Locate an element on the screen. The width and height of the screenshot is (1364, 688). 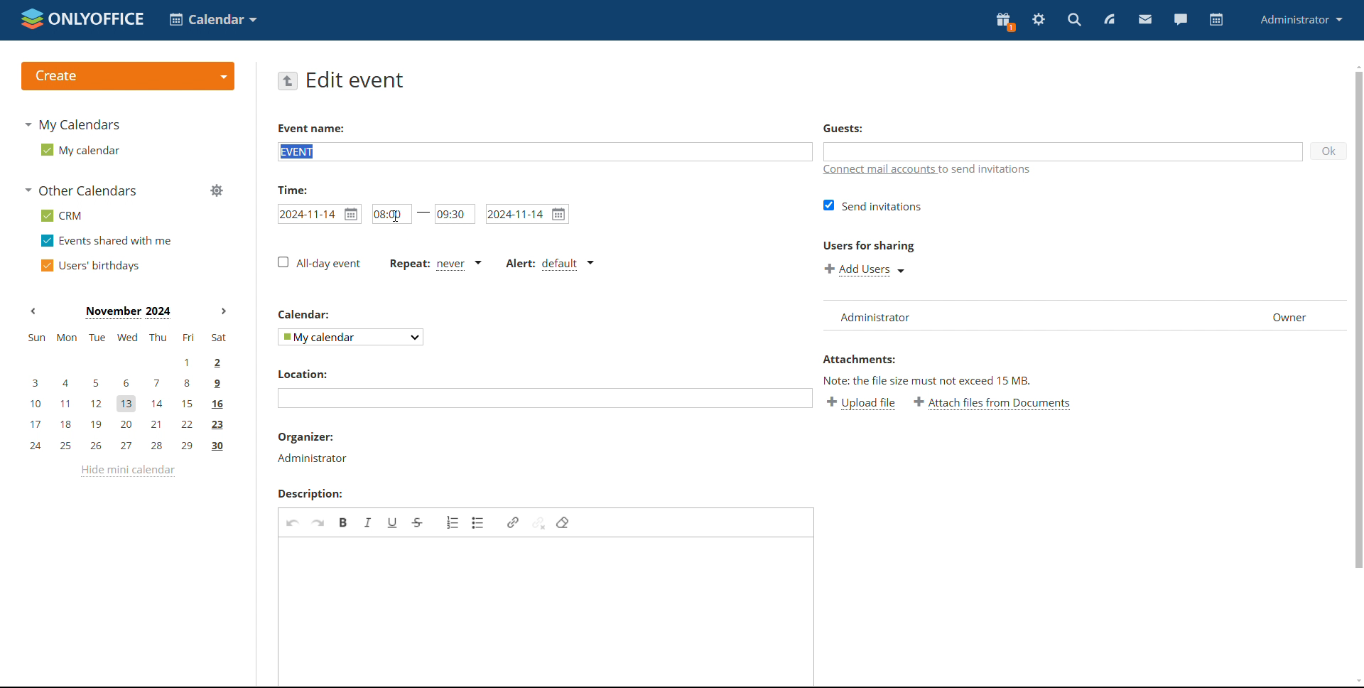
all-day event checkbox is located at coordinates (320, 263).